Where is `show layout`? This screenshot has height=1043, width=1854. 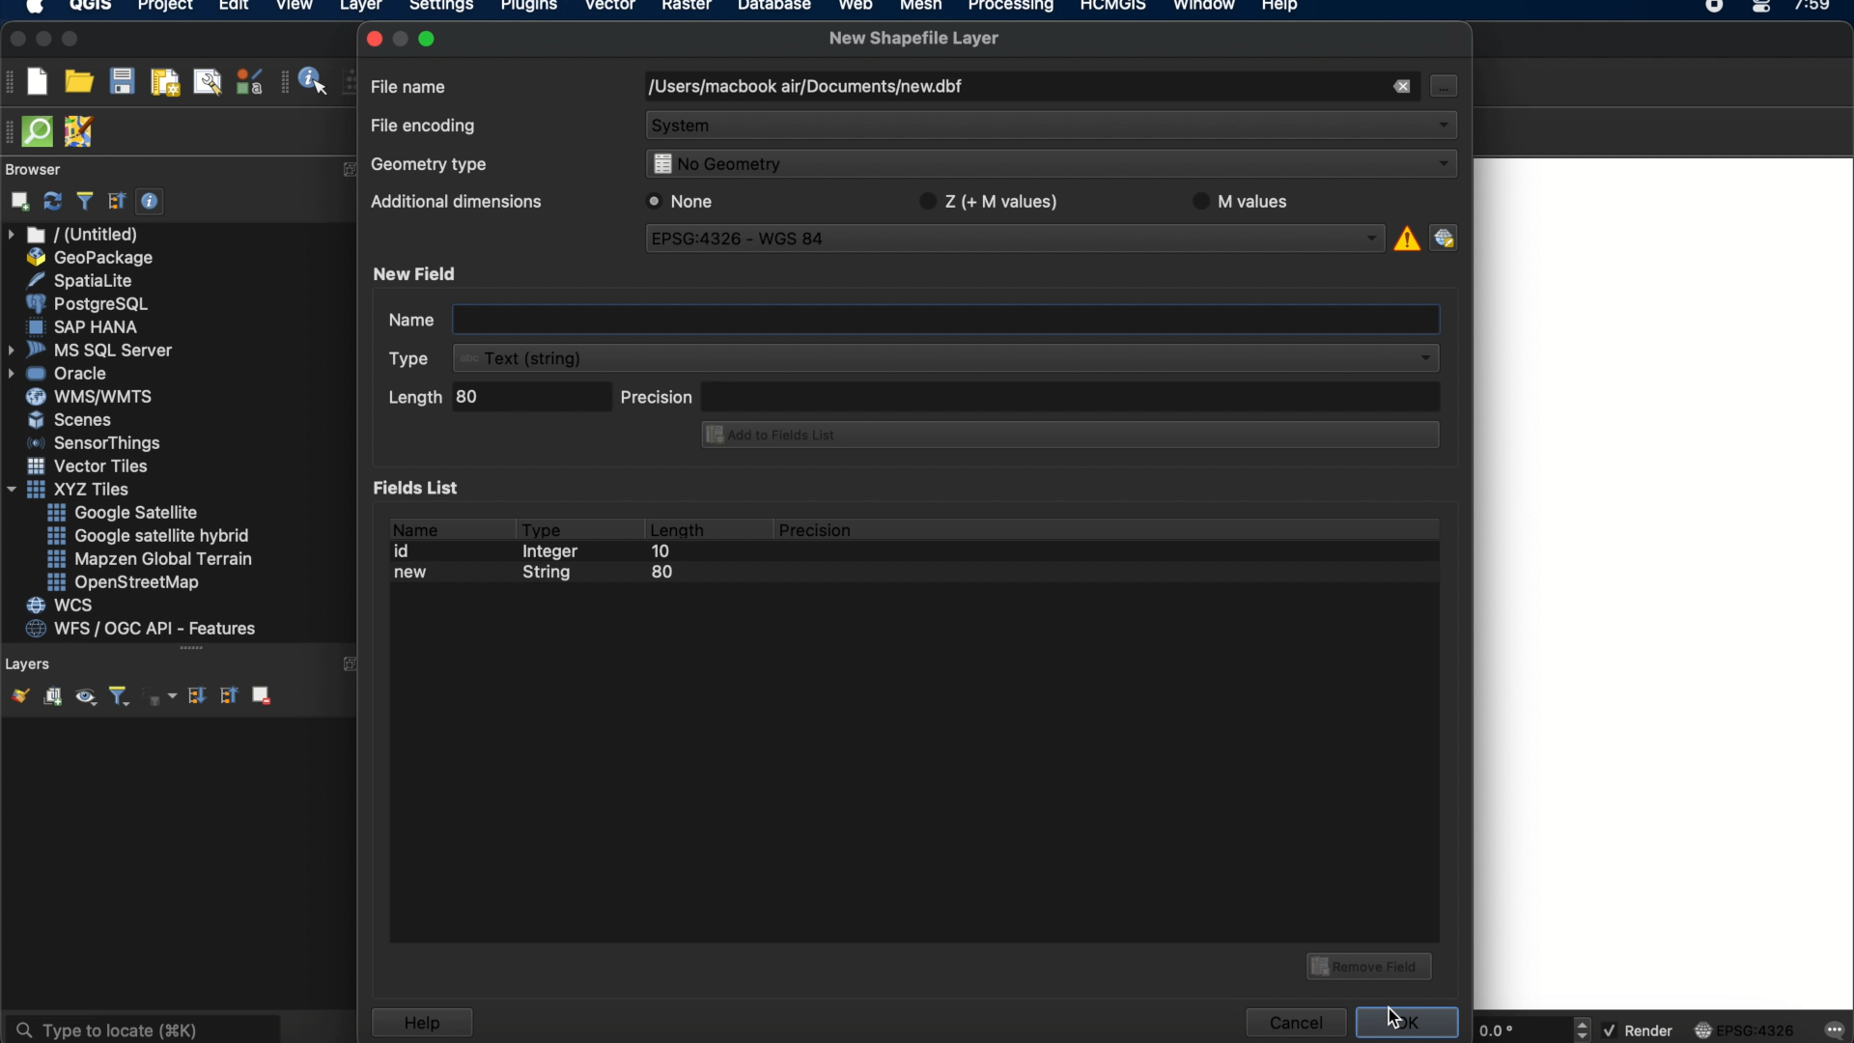 show layout is located at coordinates (208, 81).